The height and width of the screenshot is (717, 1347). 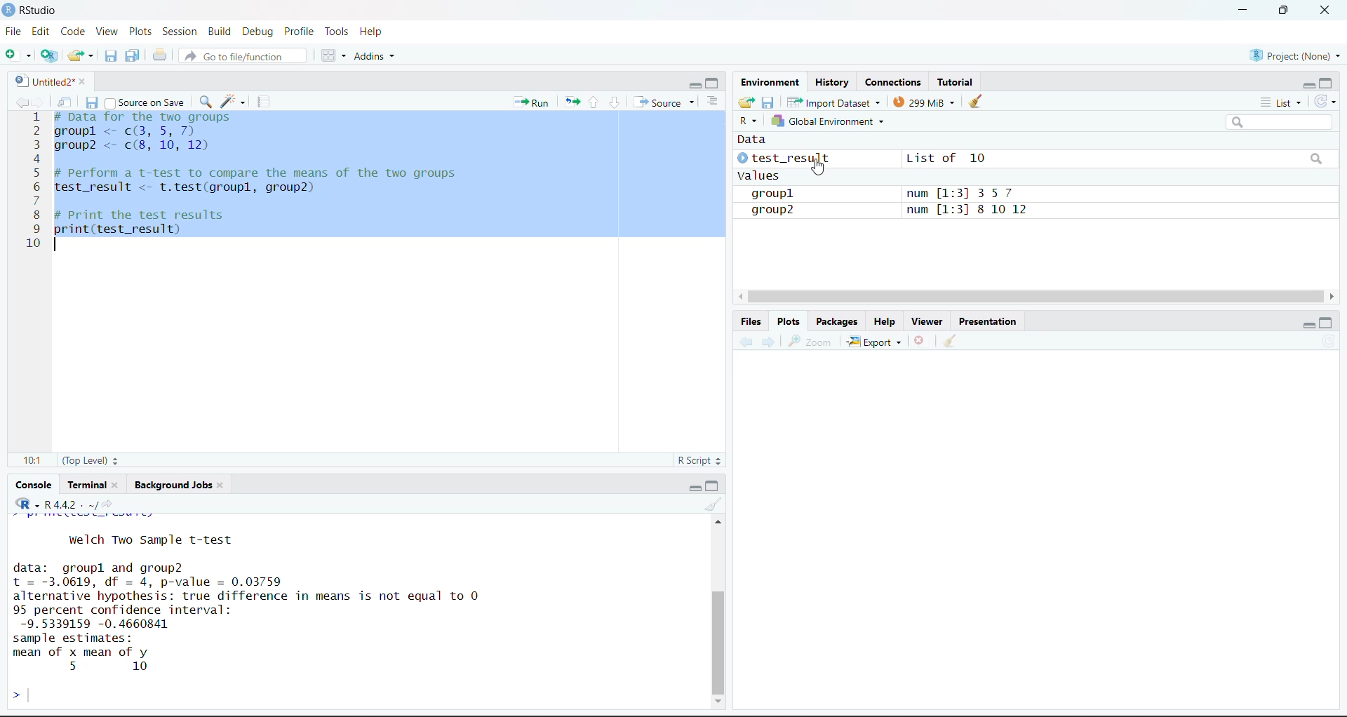 What do you see at coordinates (747, 121) in the screenshot?
I see `R` at bounding box center [747, 121].